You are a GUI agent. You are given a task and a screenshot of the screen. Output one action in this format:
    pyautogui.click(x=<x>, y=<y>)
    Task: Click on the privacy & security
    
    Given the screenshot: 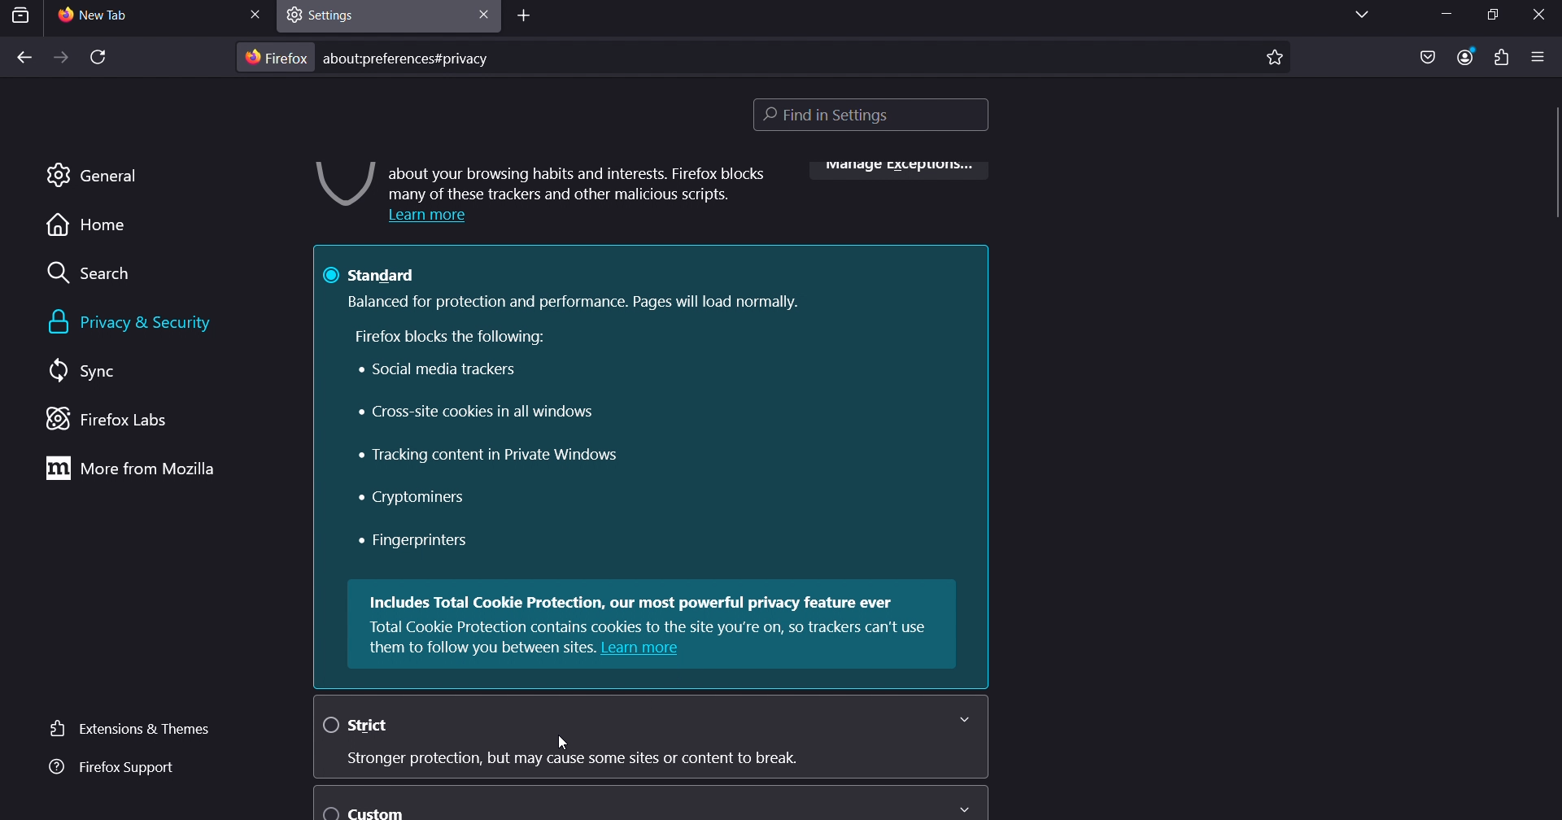 What is the action you would take?
    pyautogui.click(x=148, y=323)
    